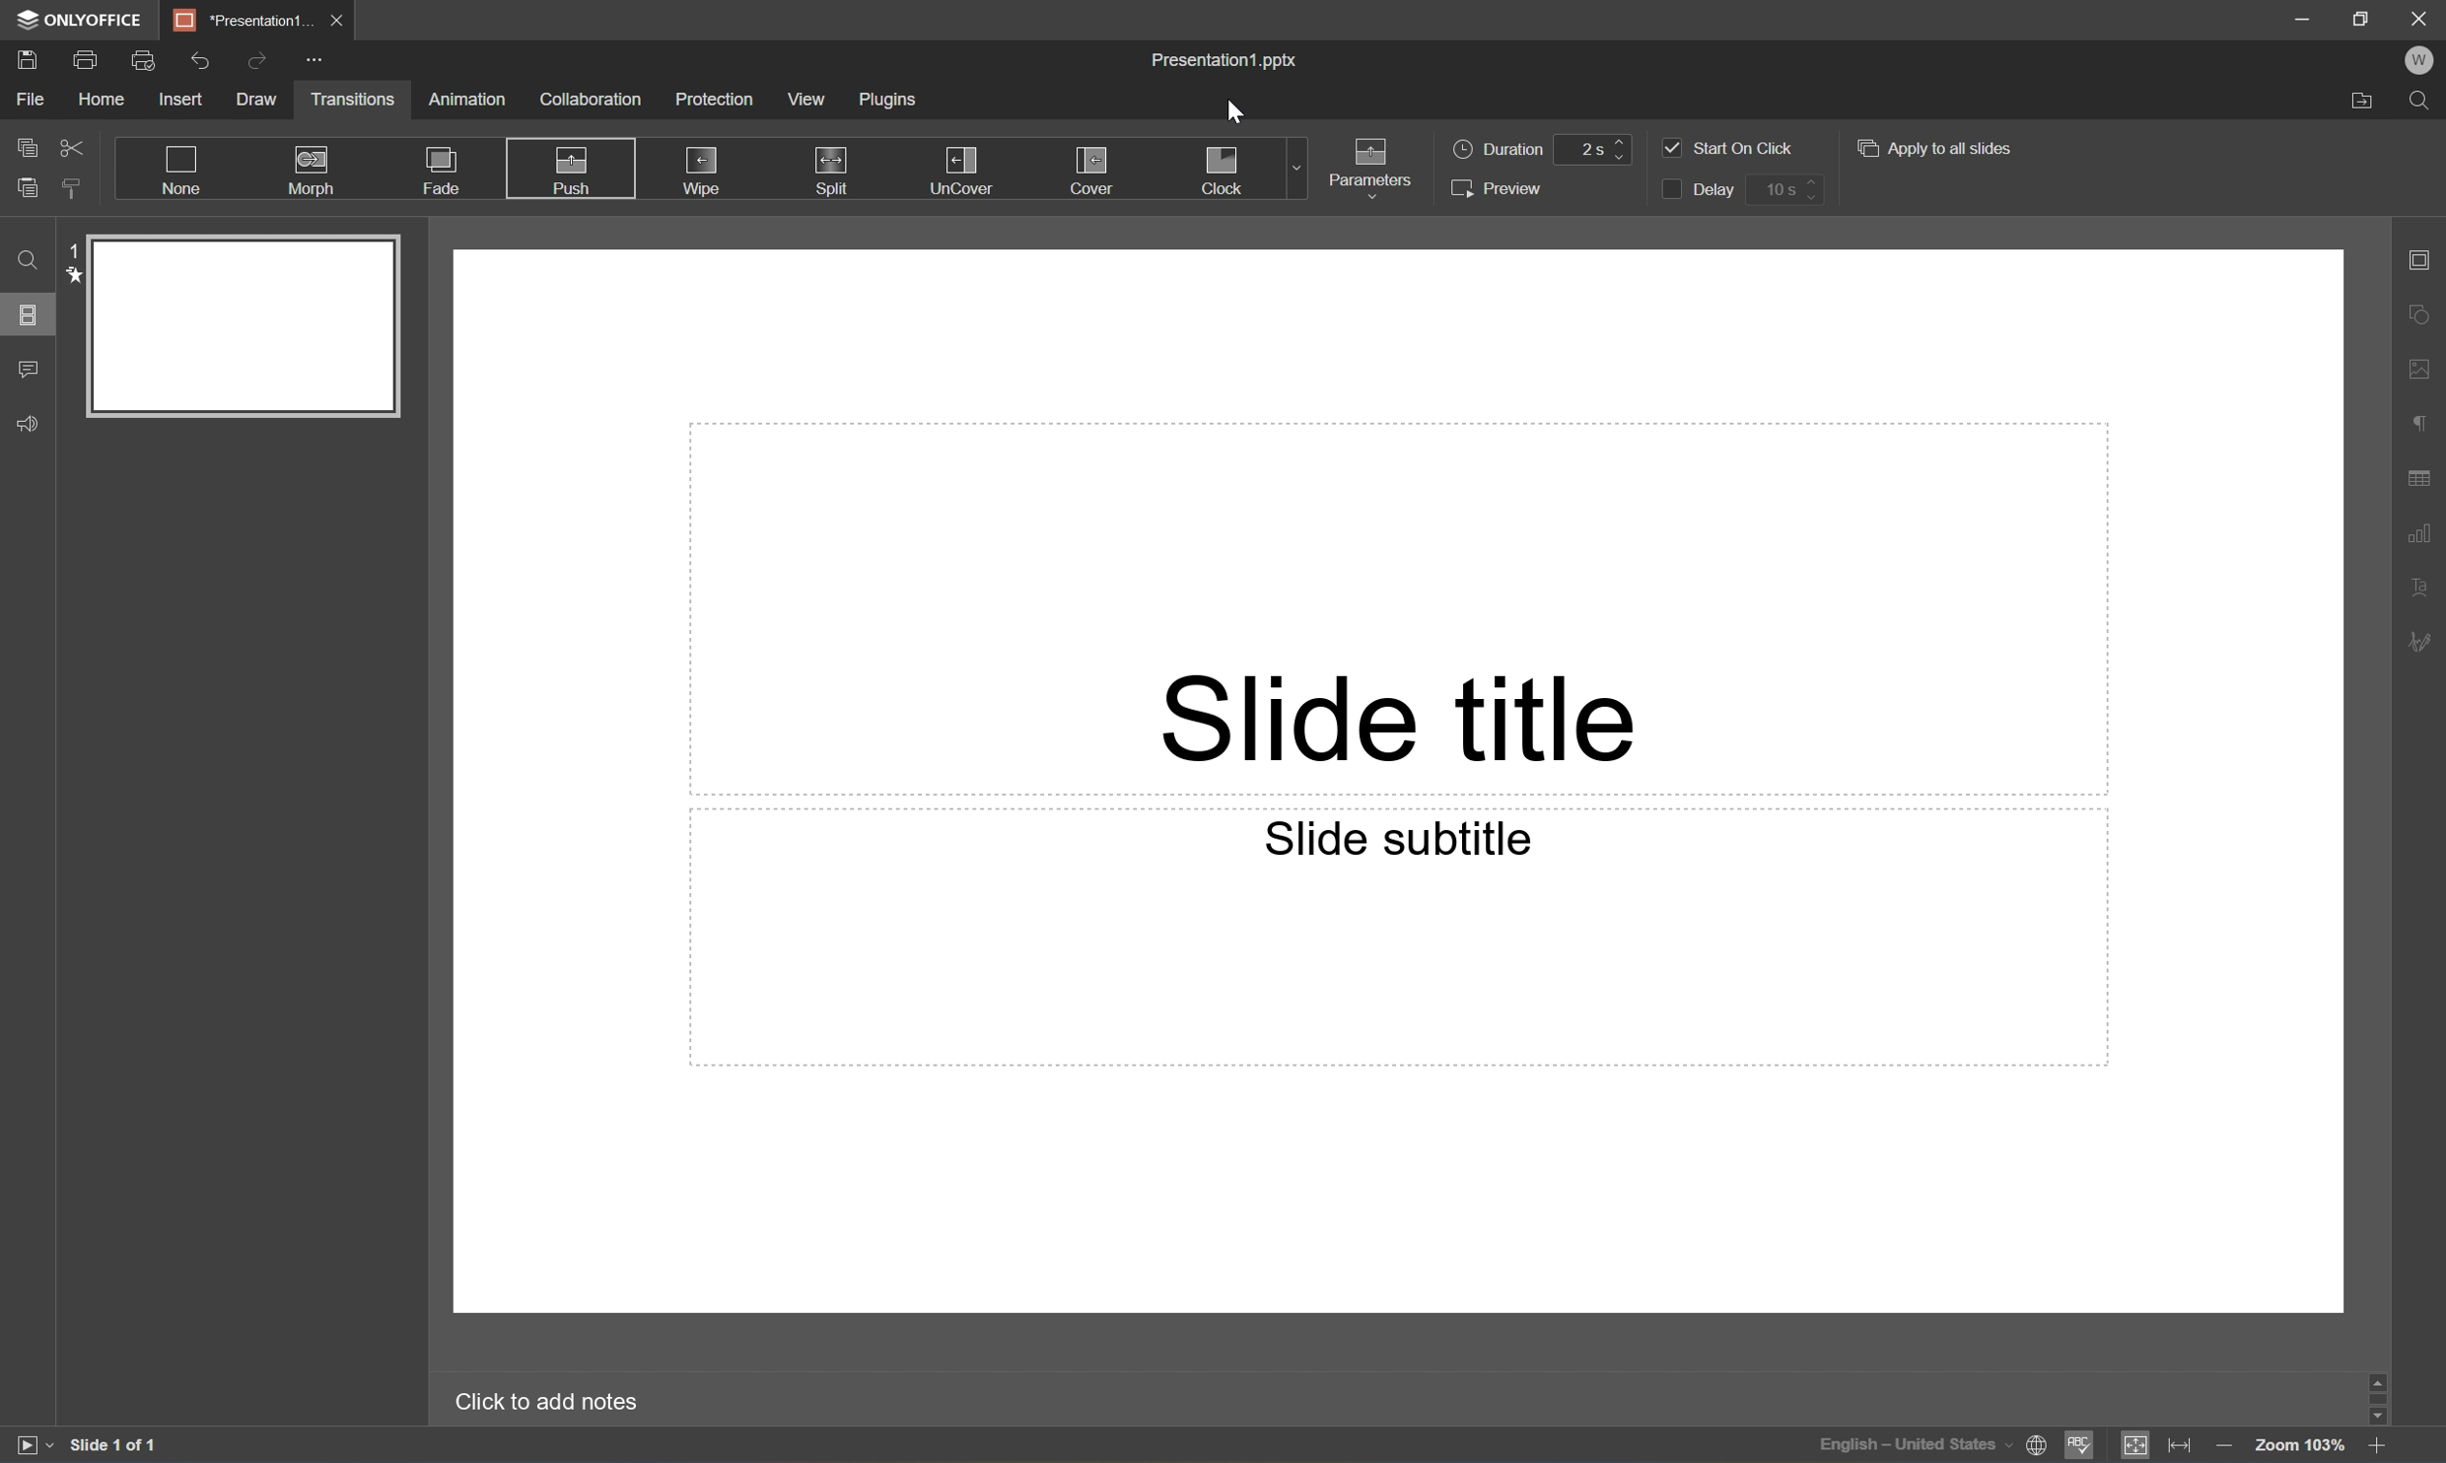 Image resolution: width=2446 pixels, height=1463 pixels. What do you see at coordinates (2418, 57) in the screenshot?
I see `W` at bounding box center [2418, 57].